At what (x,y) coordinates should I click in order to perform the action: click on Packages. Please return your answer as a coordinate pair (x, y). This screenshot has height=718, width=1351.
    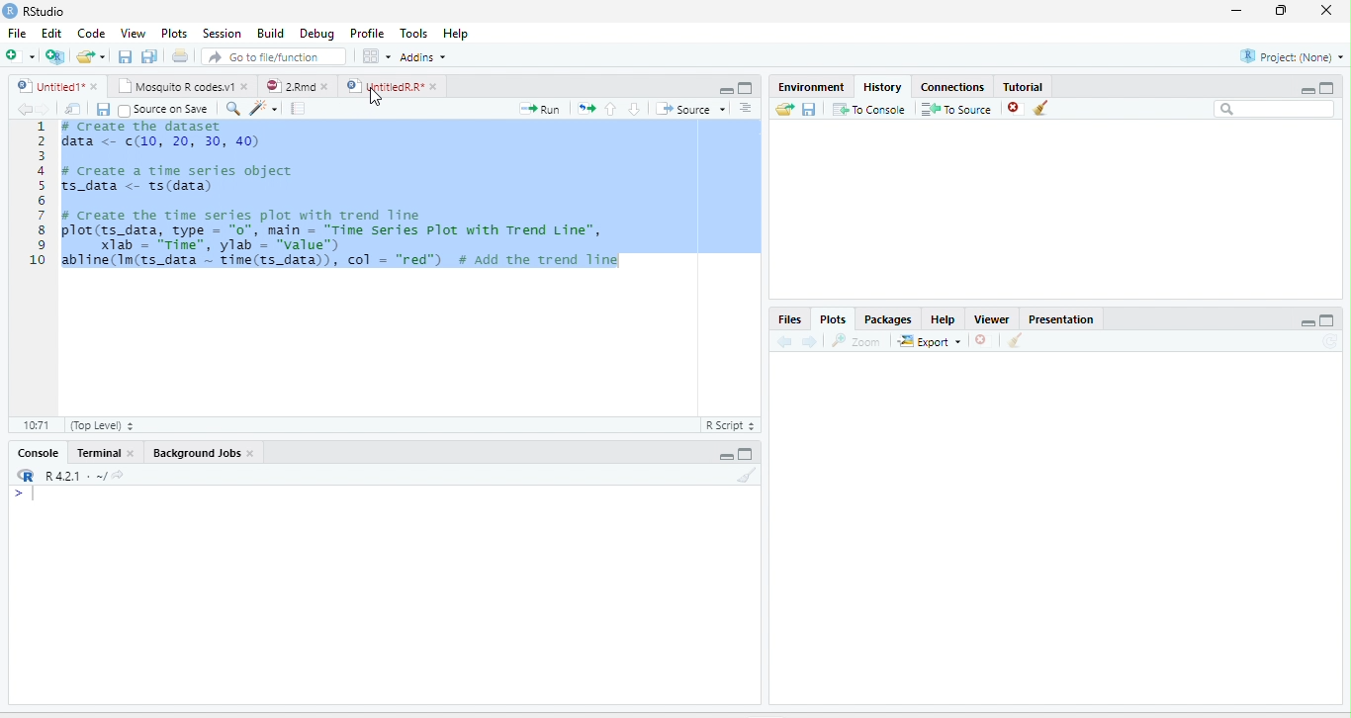
    Looking at the image, I should click on (887, 318).